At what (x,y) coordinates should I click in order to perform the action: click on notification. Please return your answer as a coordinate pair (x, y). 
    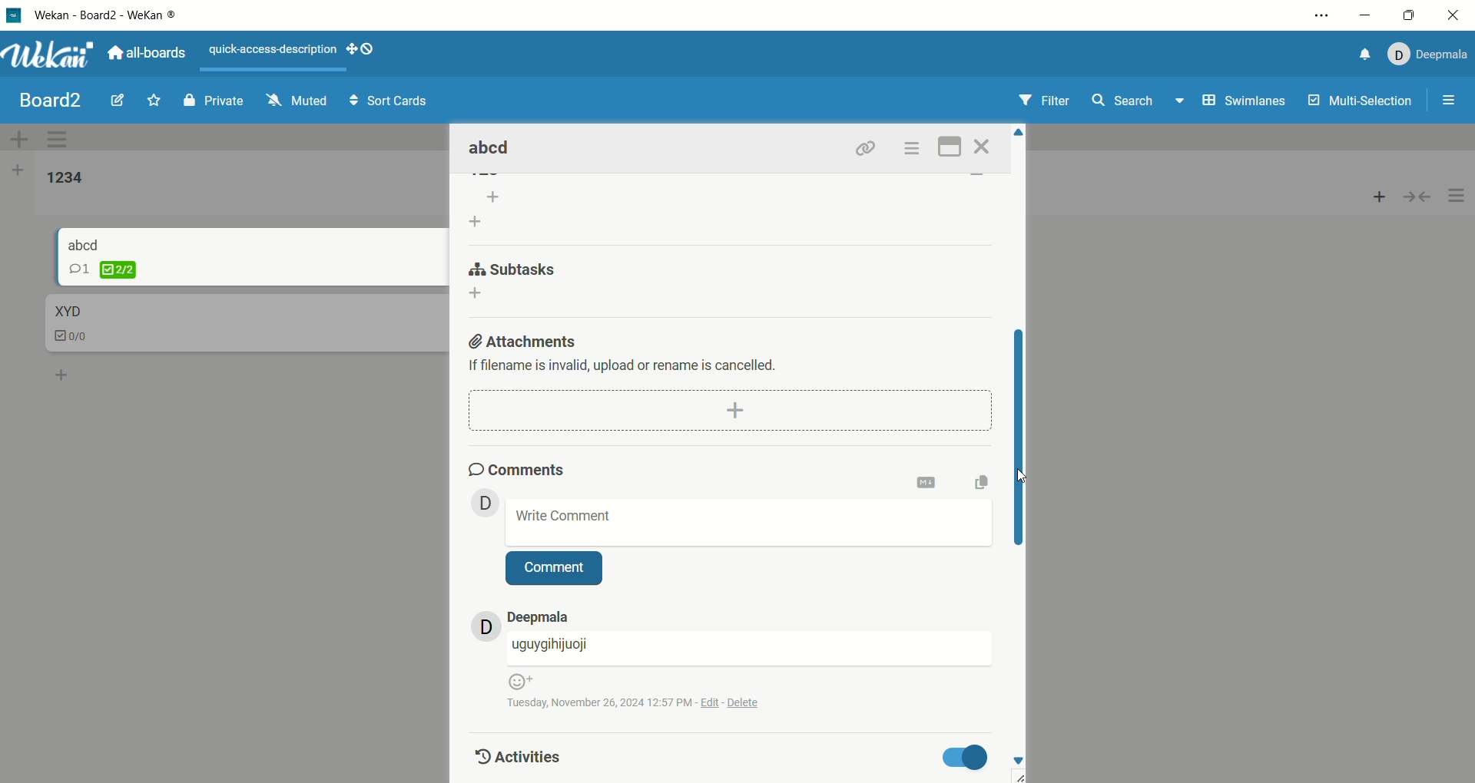
    Looking at the image, I should click on (1361, 57).